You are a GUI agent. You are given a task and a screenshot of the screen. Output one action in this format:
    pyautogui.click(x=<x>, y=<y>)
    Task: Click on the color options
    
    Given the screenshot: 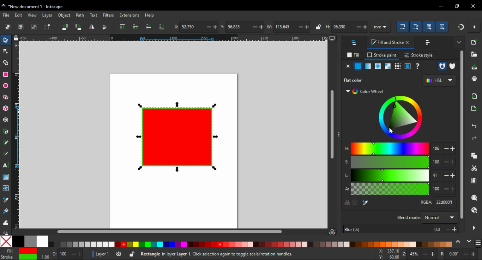 What is the action you would take?
    pyautogui.click(x=226, y=242)
    